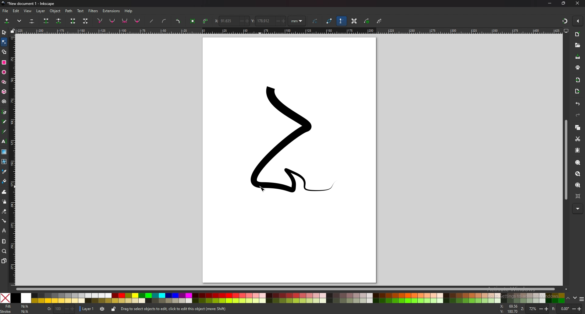  Describe the element at coordinates (6, 11) in the screenshot. I see `file` at that location.